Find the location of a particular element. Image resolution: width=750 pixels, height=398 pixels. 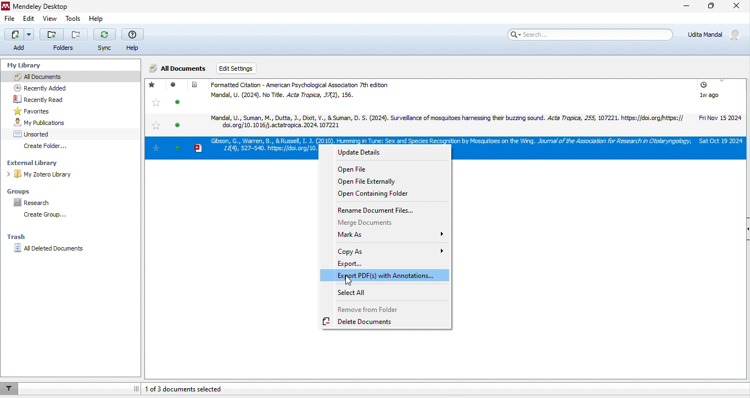

favourites is located at coordinates (44, 110).